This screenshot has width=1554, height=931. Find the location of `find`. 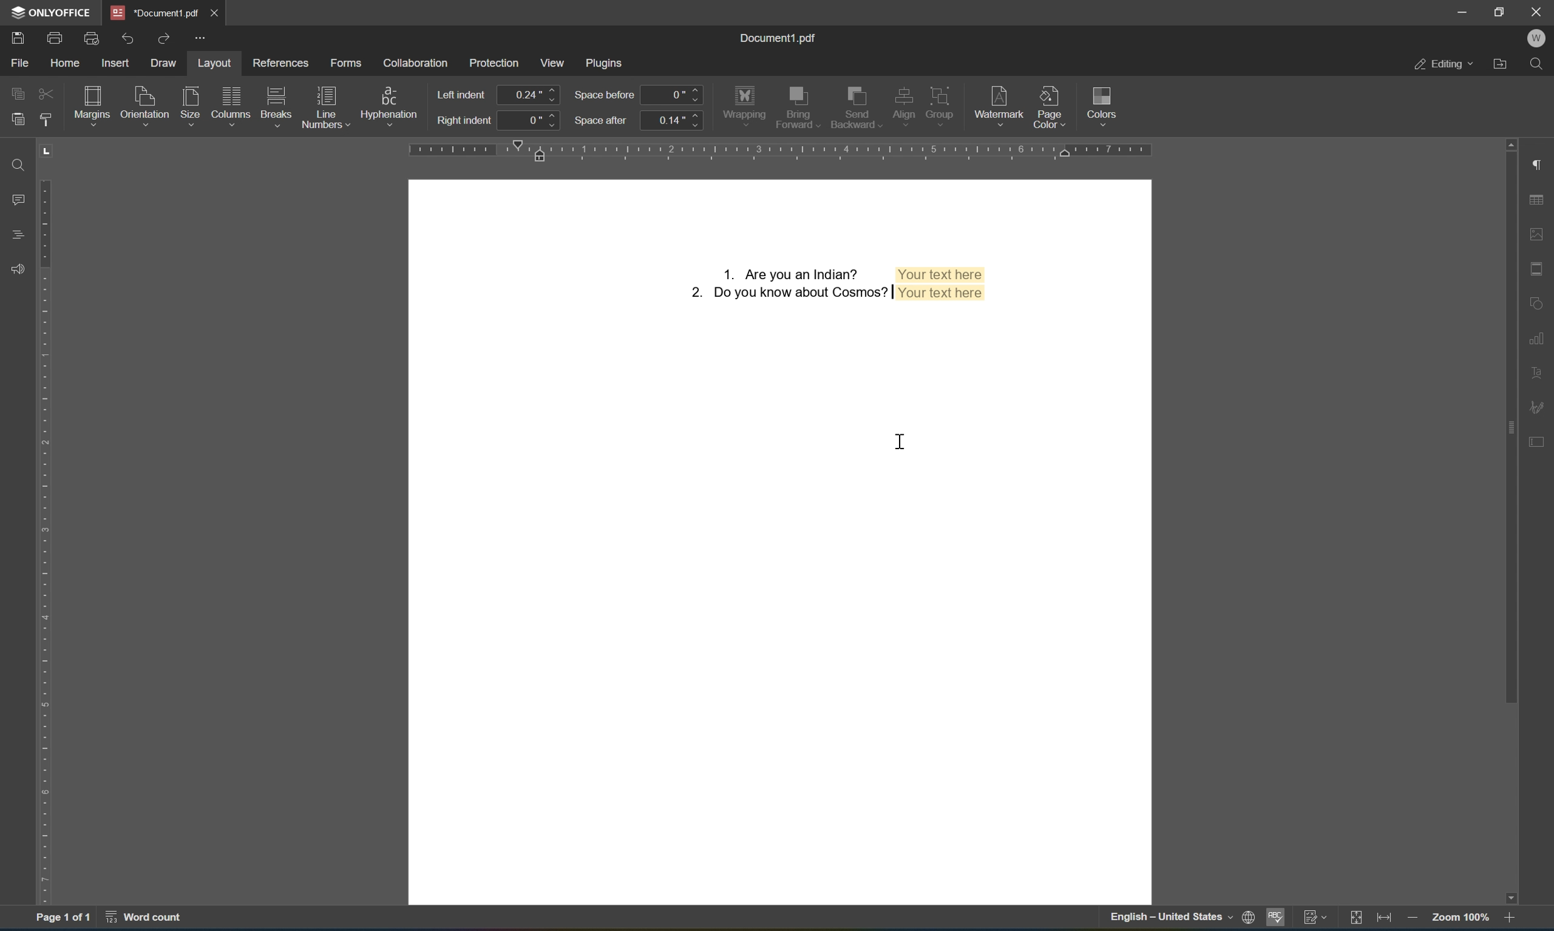

find is located at coordinates (21, 164).